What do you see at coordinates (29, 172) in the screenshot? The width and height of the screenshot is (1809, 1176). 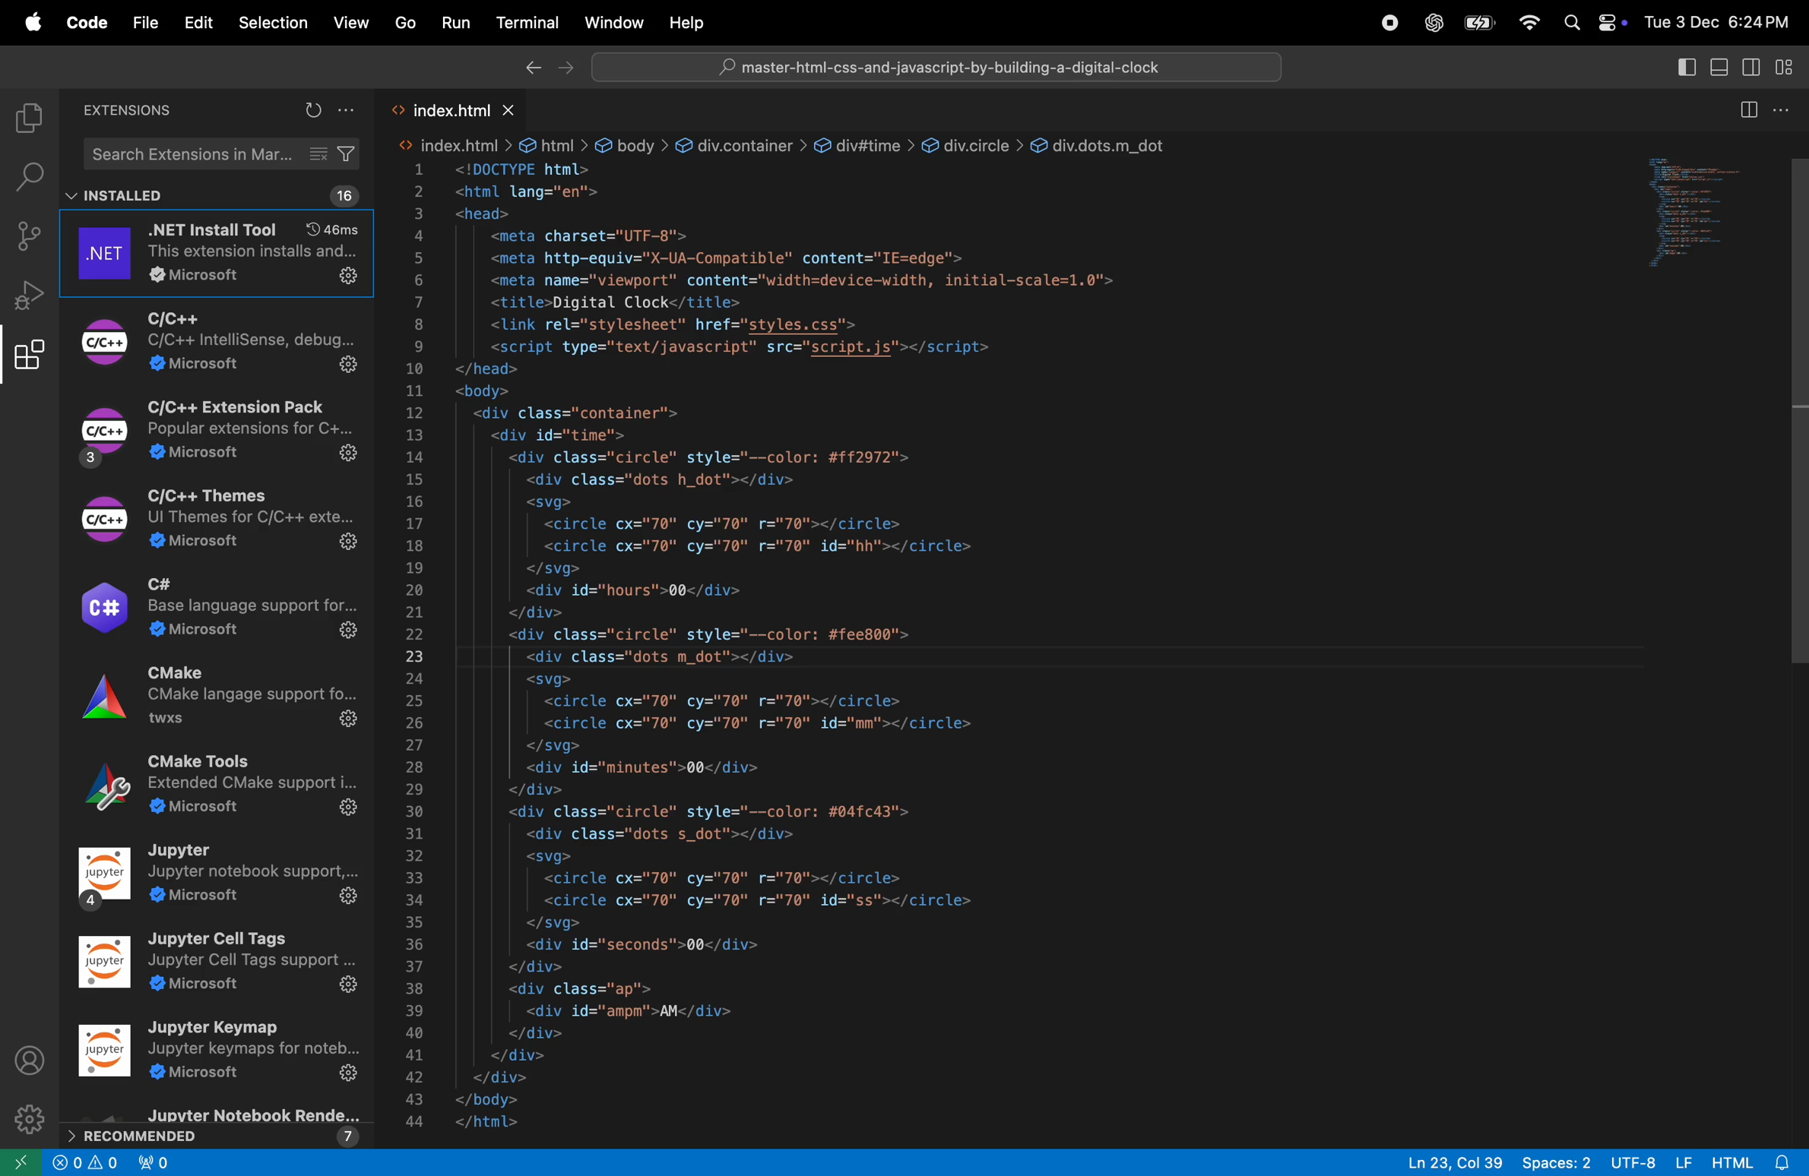 I see `search` at bounding box center [29, 172].